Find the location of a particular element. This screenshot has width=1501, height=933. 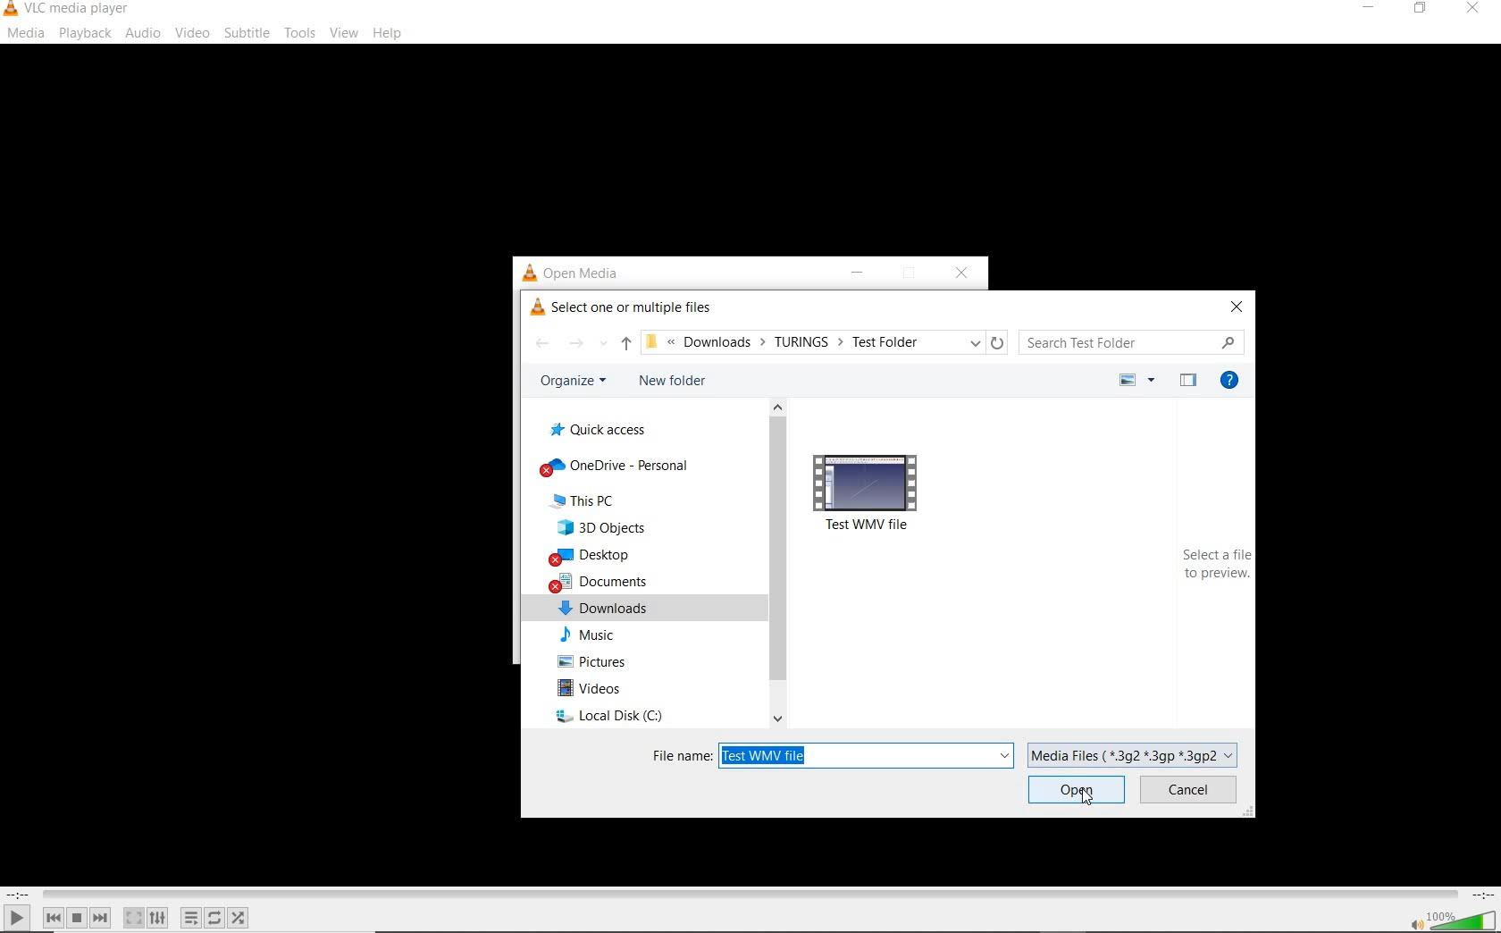

elapsed time is located at coordinates (18, 895).